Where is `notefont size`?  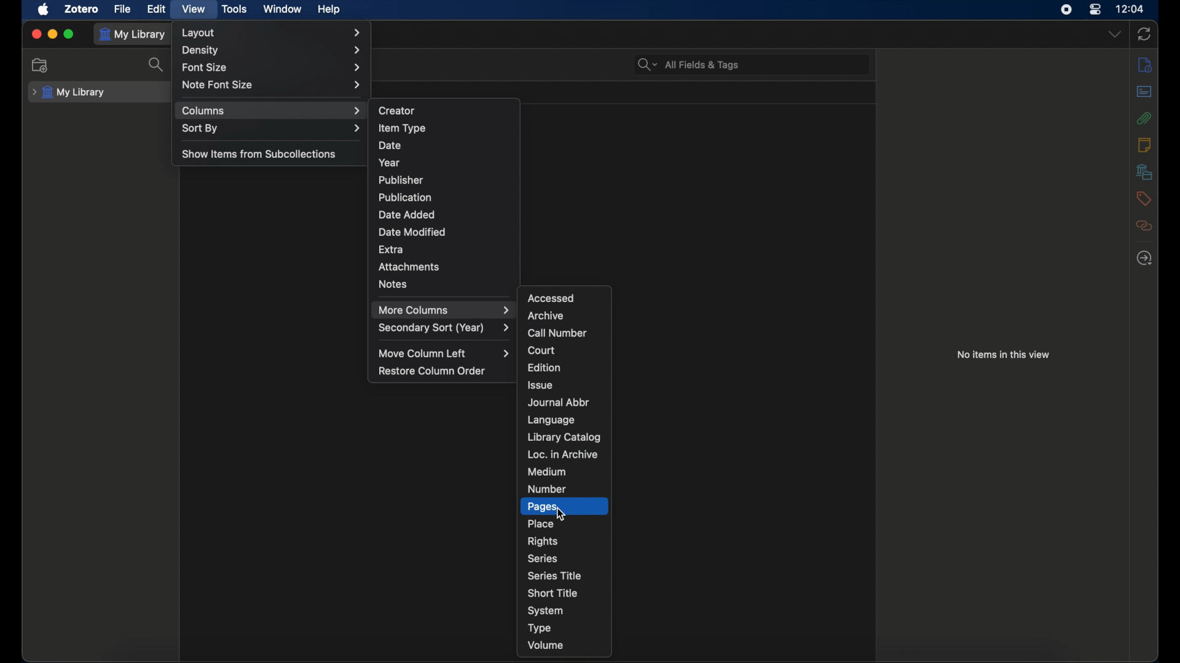
notefont size is located at coordinates (274, 85).